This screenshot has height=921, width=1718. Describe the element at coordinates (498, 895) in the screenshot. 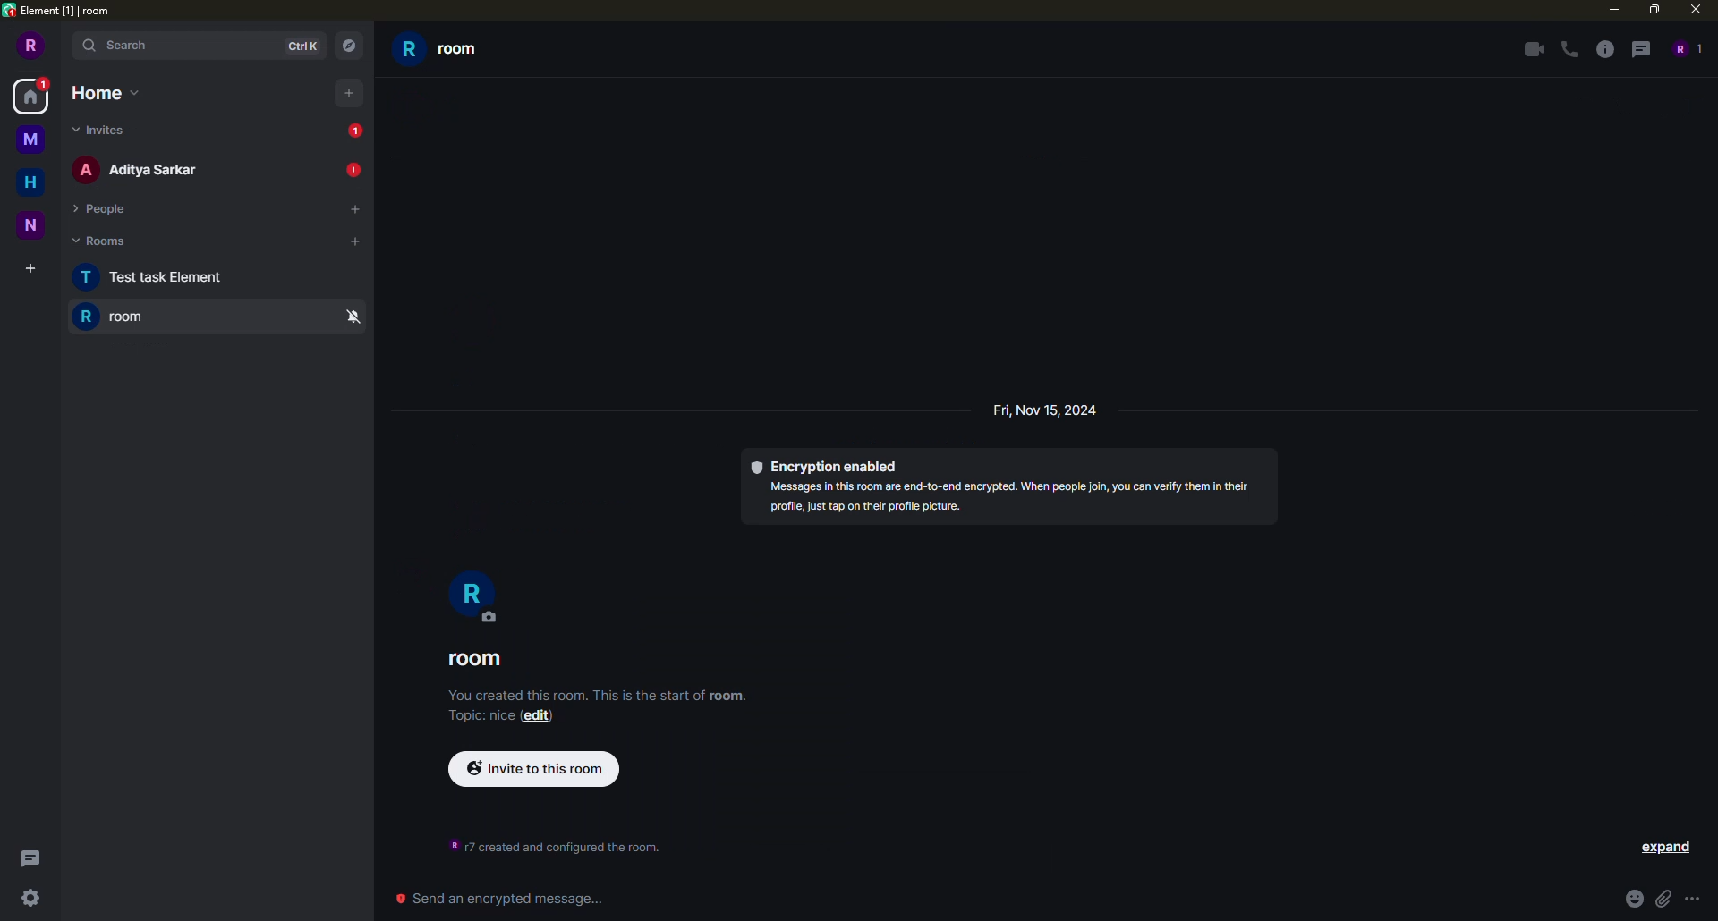

I see `send an encrypted message` at that location.